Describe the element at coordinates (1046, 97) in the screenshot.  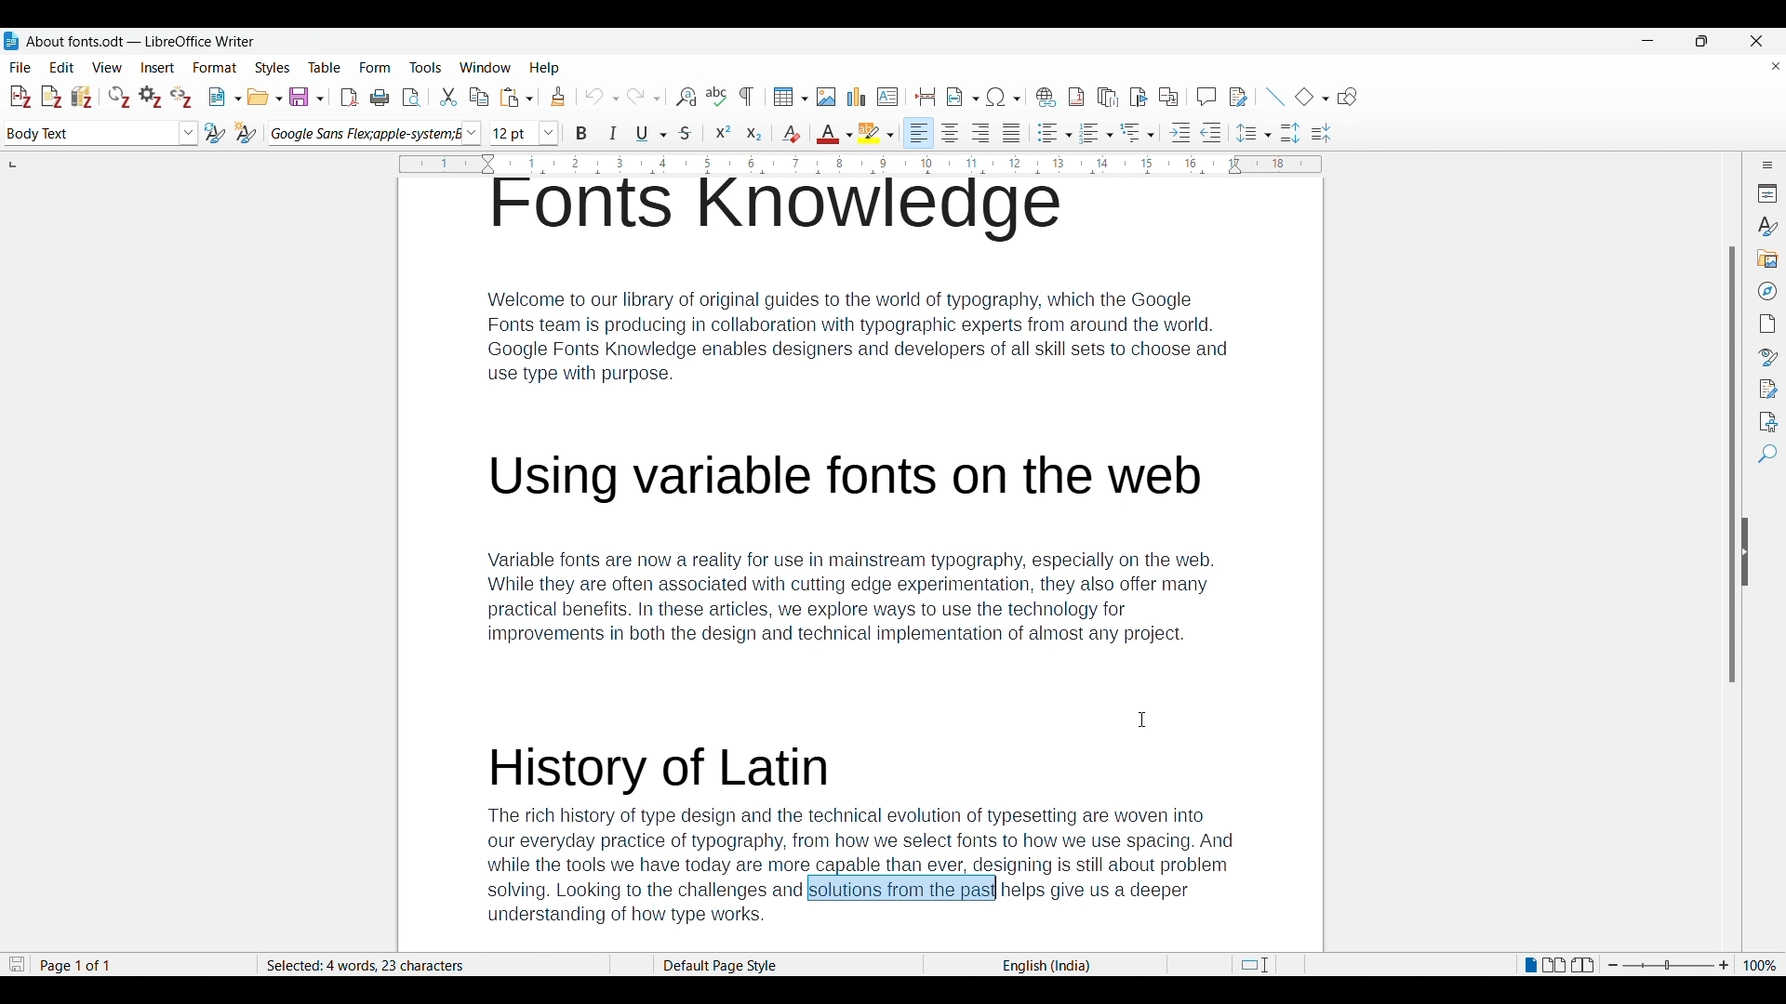
I see `Insert hyperlink` at that location.